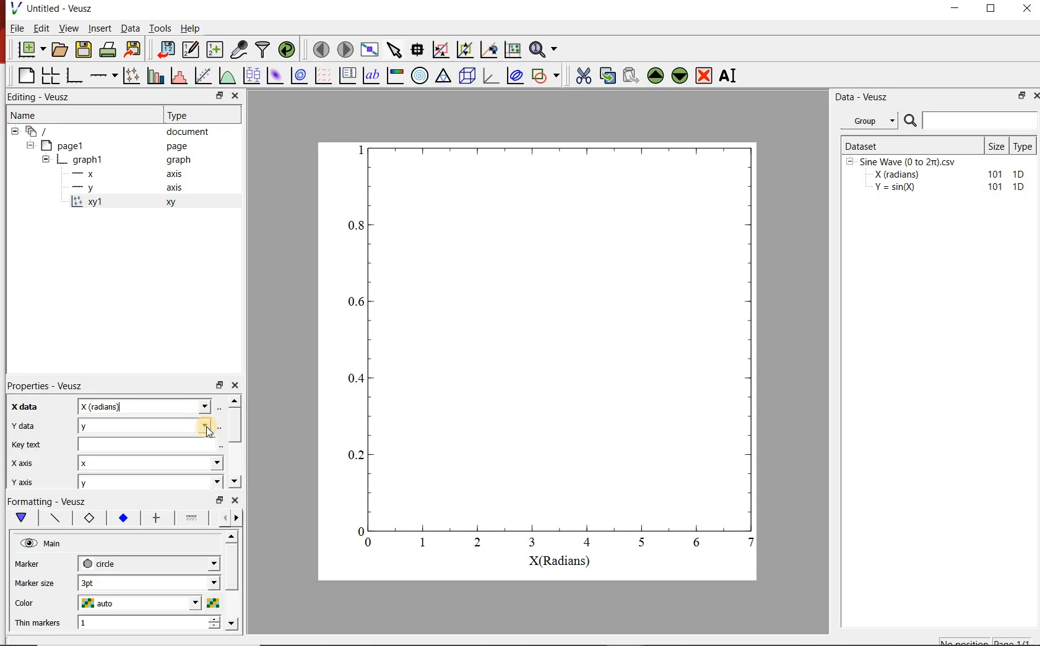  Describe the element at coordinates (38, 622) in the screenshot. I see `Thin markers` at that location.